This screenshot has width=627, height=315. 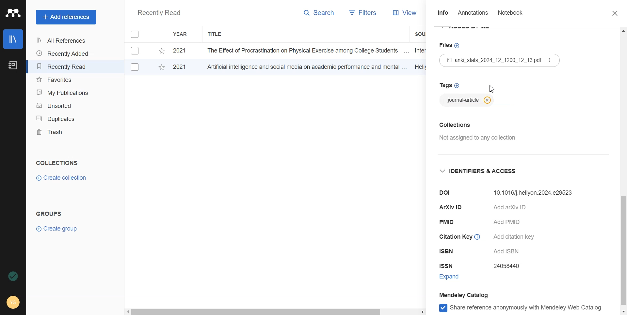 I want to click on options, so click(x=550, y=61).